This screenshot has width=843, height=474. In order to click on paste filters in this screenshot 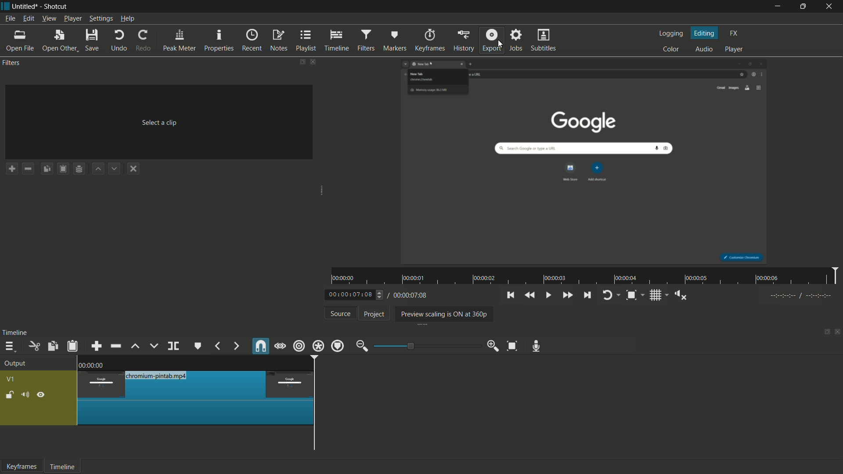, I will do `click(64, 169)`.